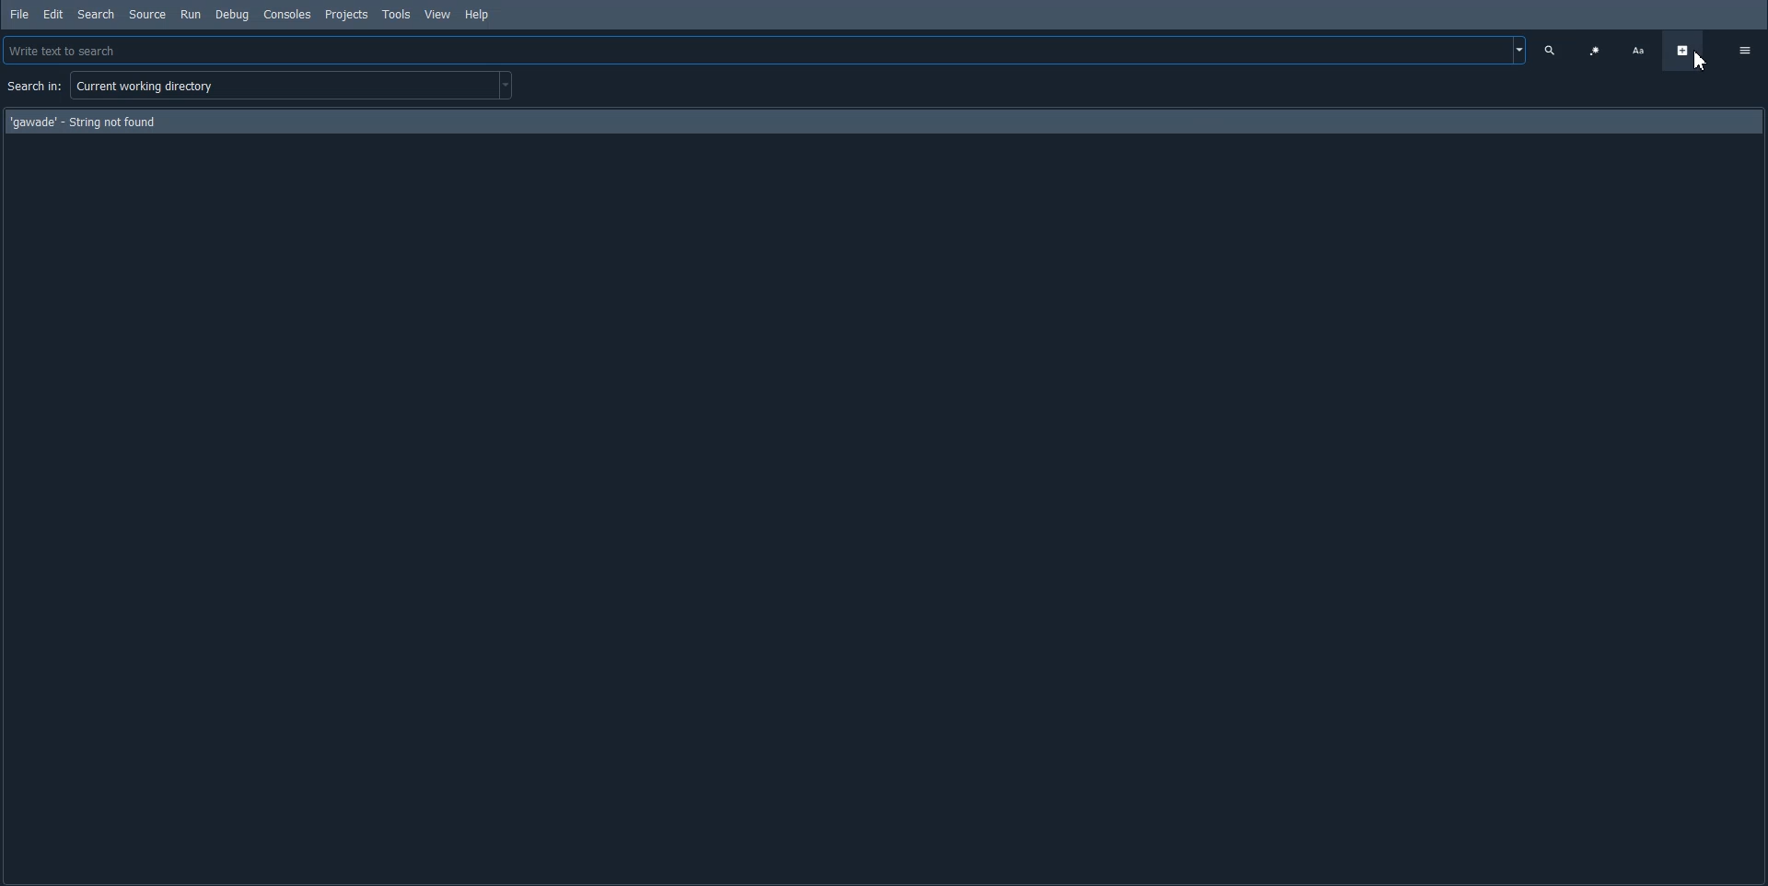  Describe the element at coordinates (397, 15) in the screenshot. I see `Tools` at that location.